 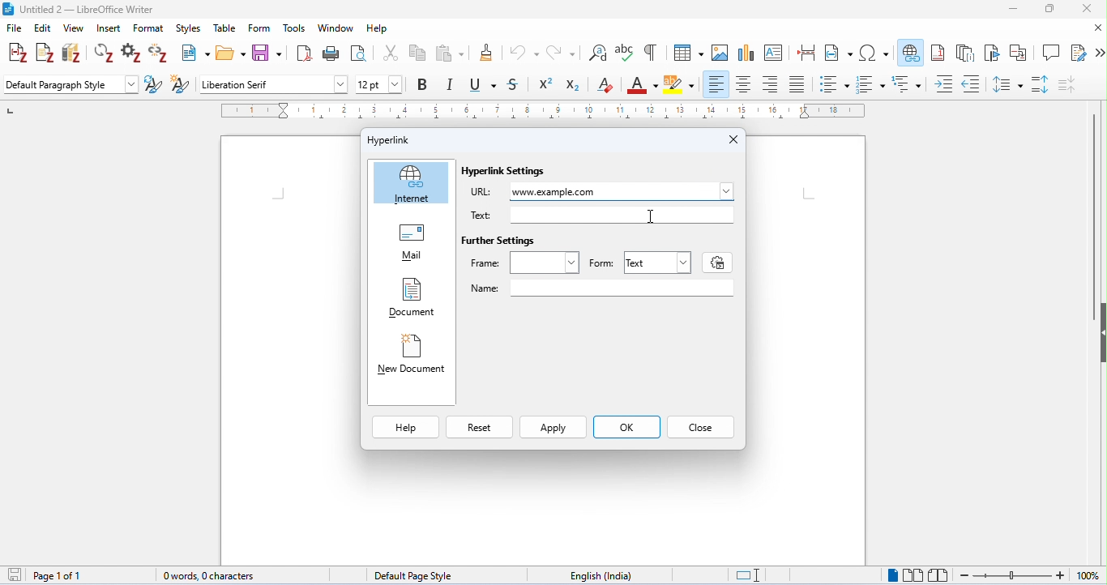 I want to click on format, so click(x=150, y=28).